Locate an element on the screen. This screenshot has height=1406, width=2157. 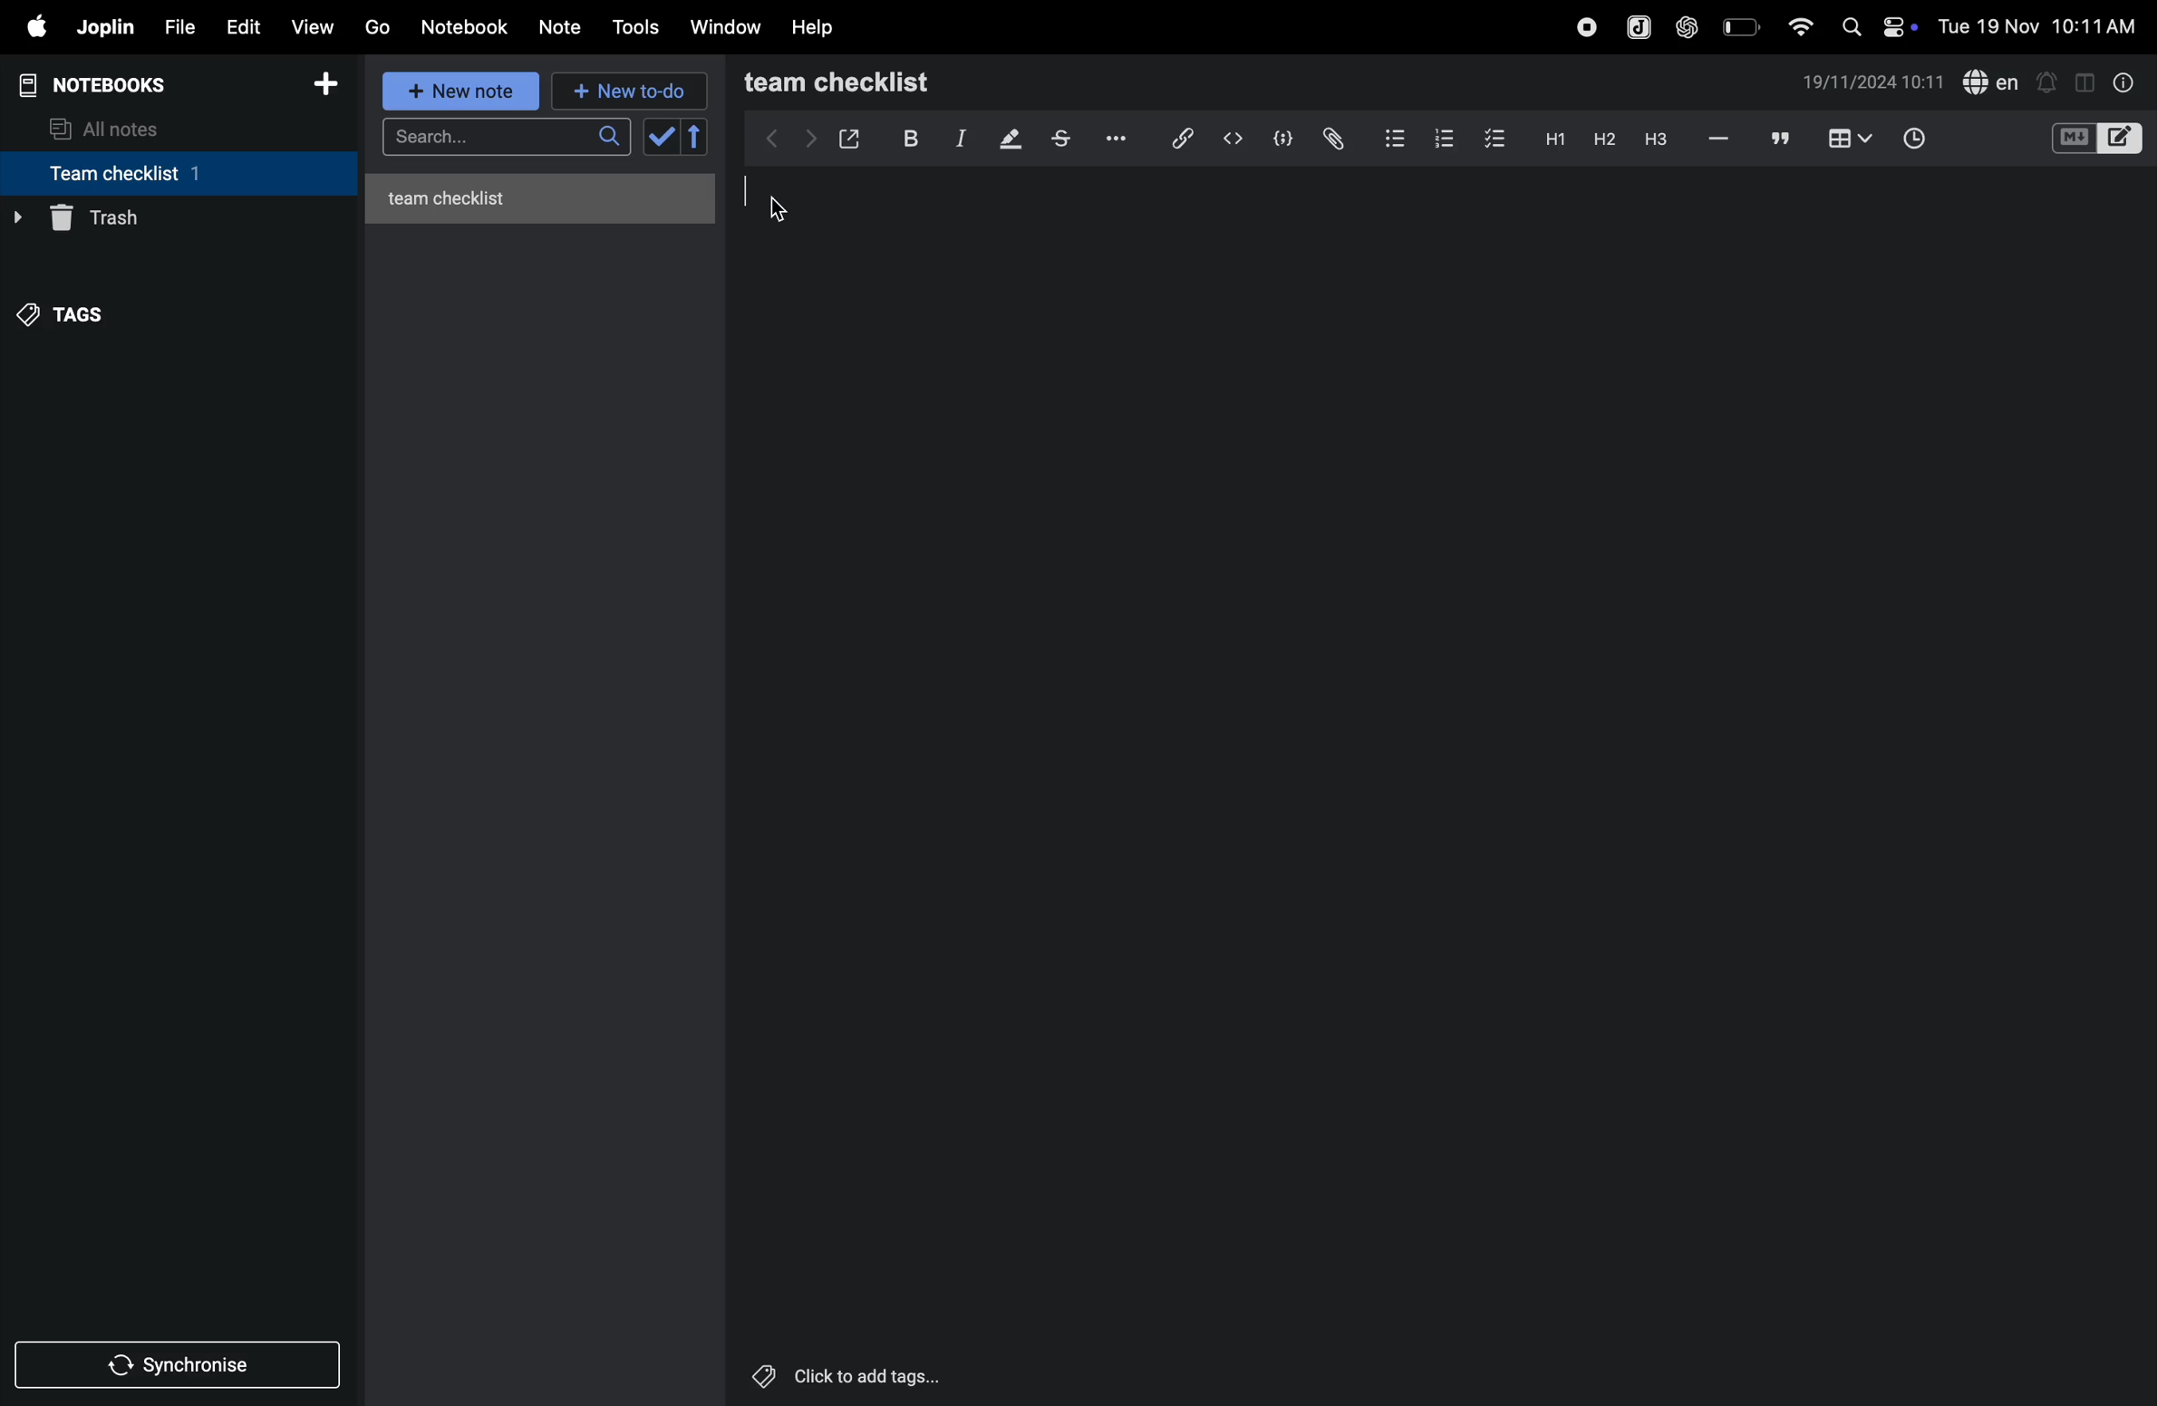
view is located at coordinates (316, 24).